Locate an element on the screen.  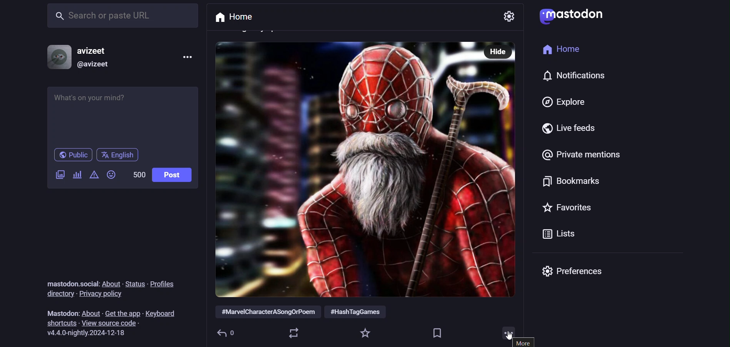
favorites is located at coordinates (568, 208).